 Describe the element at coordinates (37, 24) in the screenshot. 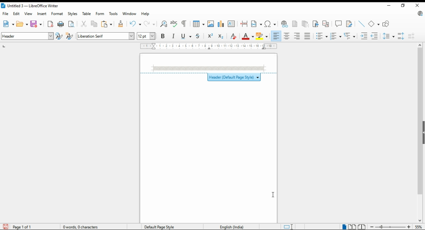

I see `ave` at that location.